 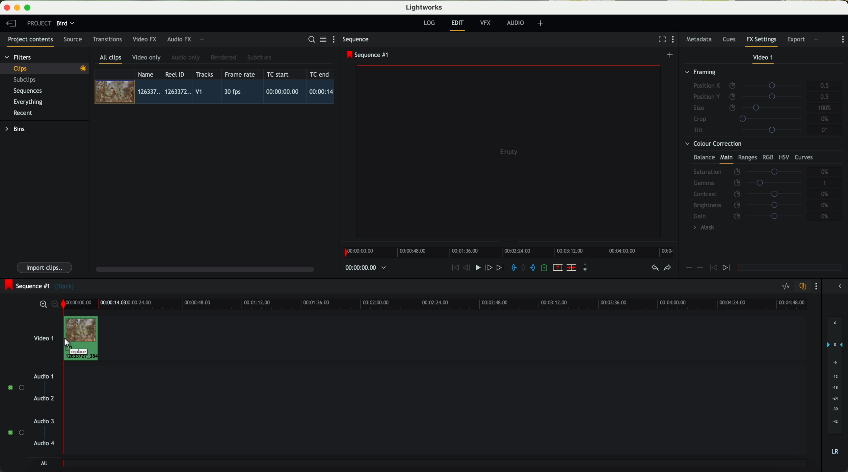 What do you see at coordinates (216, 93) in the screenshot?
I see `click on video` at bounding box center [216, 93].